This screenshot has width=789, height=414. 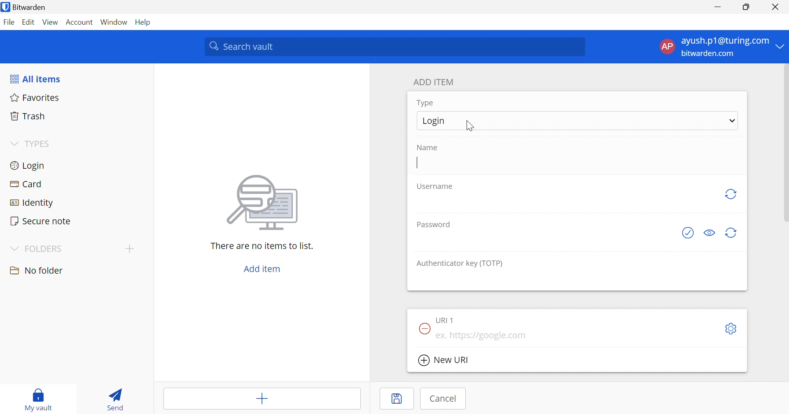 What do you see at coordinates (37, 80) in the screenshot?
I see `All items` at bounding box center [37, 80].